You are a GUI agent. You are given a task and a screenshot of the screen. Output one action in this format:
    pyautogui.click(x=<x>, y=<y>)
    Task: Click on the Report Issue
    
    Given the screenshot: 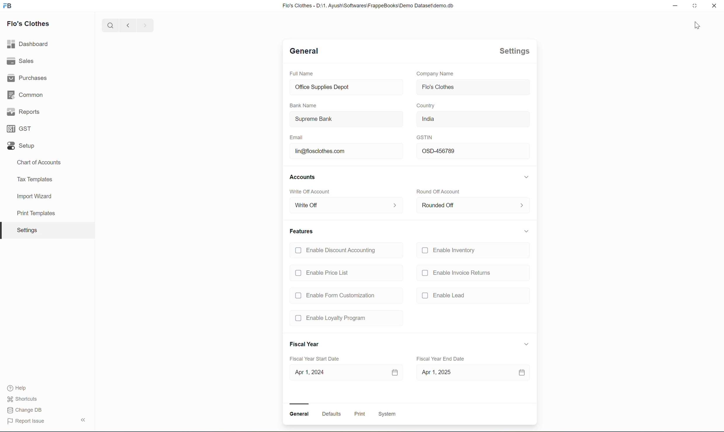 What is the action you would take?
    pyautogui.click(x=25, y=421)
    